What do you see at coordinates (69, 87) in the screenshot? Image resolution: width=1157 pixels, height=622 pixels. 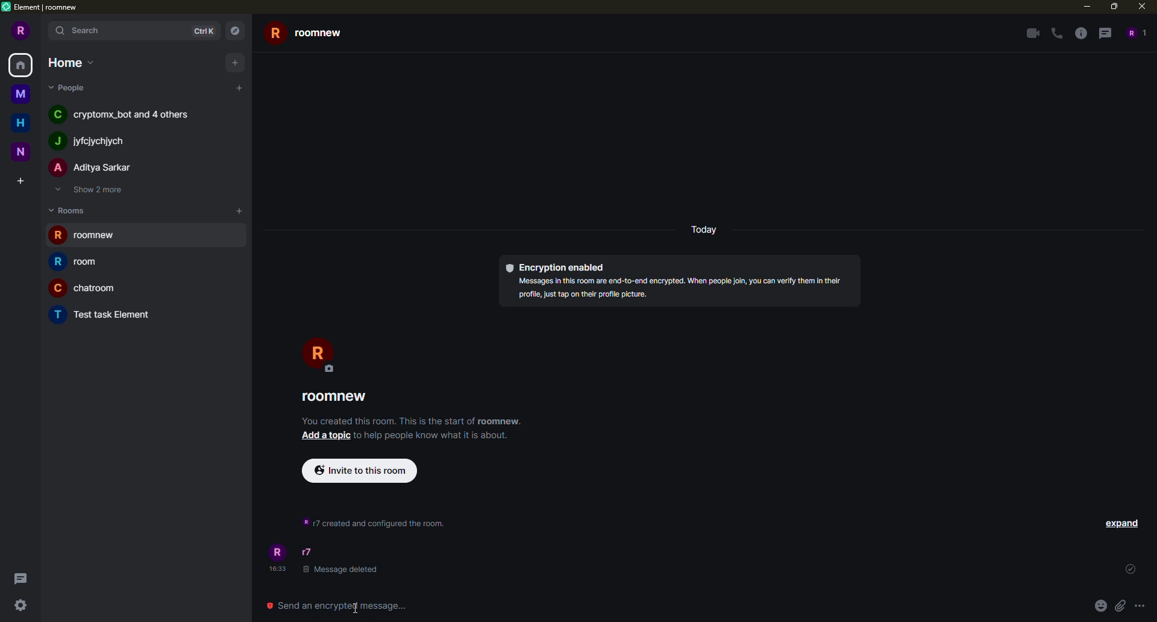 I see `people` at bounding box center [69, 87].